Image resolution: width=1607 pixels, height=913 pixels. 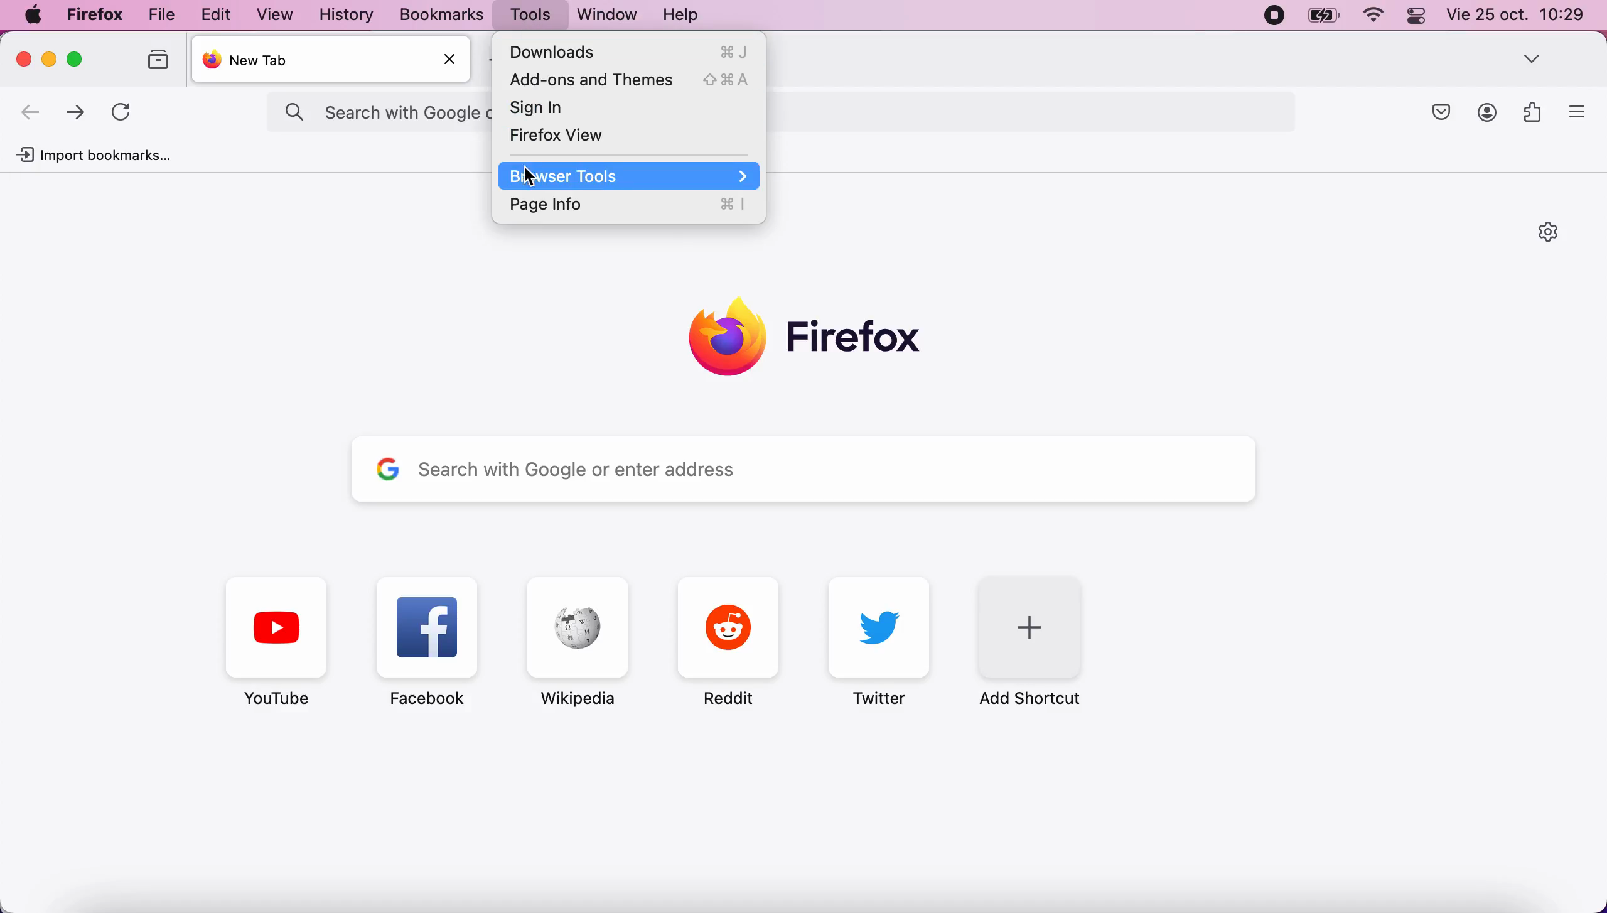 What do you see at coordinates (25, 59) in the screenshot?
I see `Close` at bounding box center [25, 59].